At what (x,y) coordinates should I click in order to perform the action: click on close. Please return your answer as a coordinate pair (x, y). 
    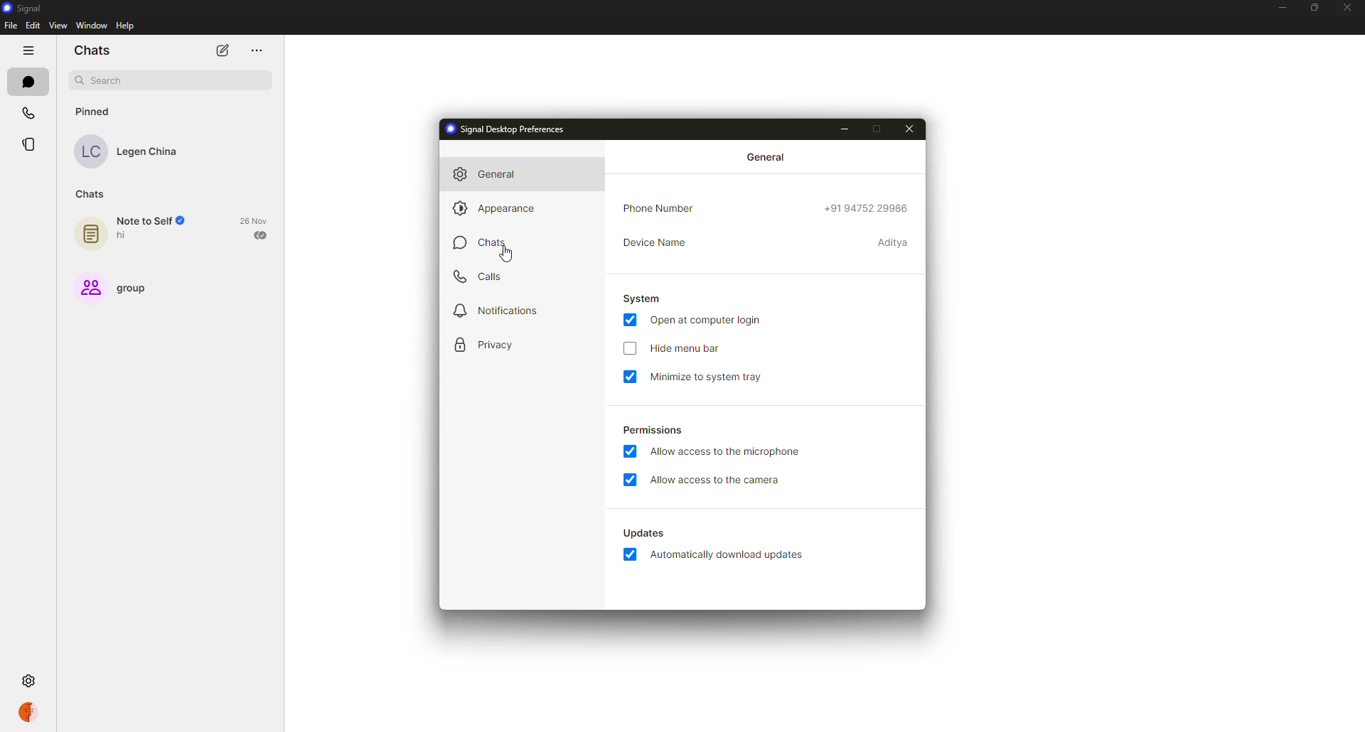
    Looking at the image, I should click on (911, 129).